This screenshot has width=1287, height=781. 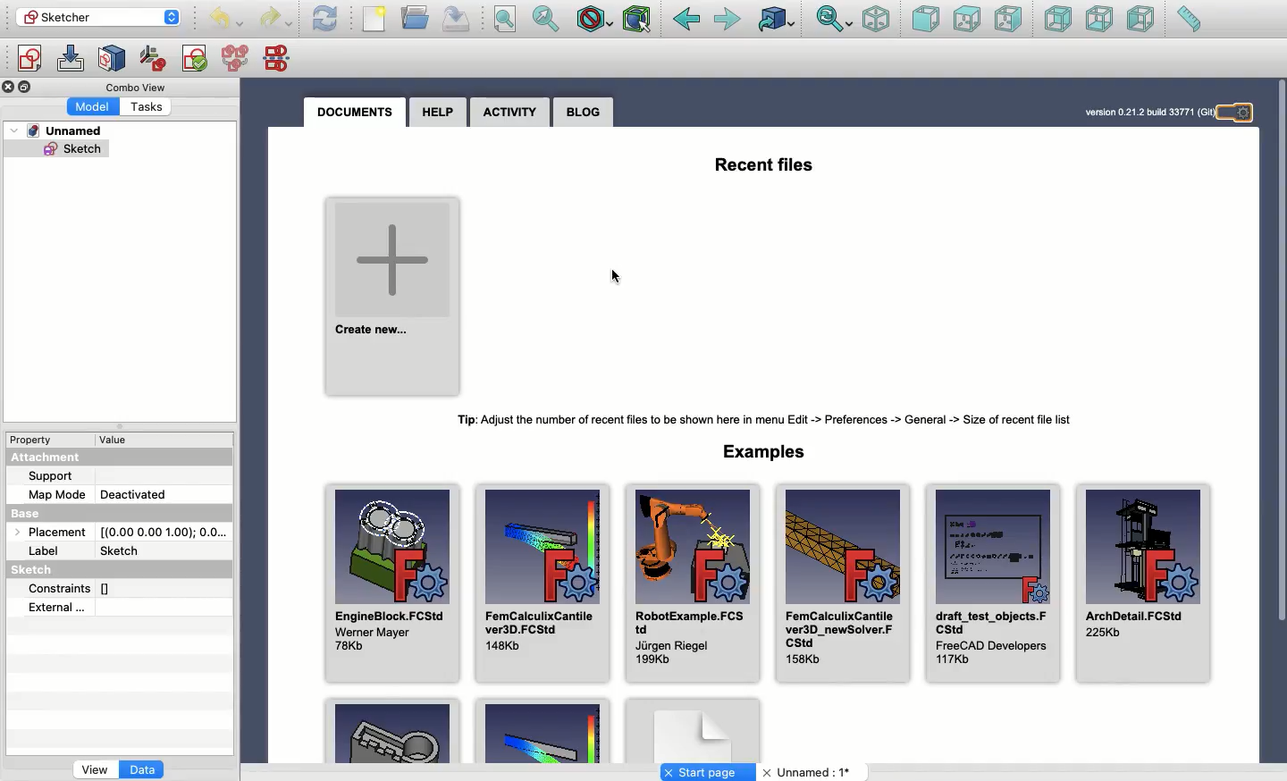 I want to click on Activity , so click(x=511, y=113).